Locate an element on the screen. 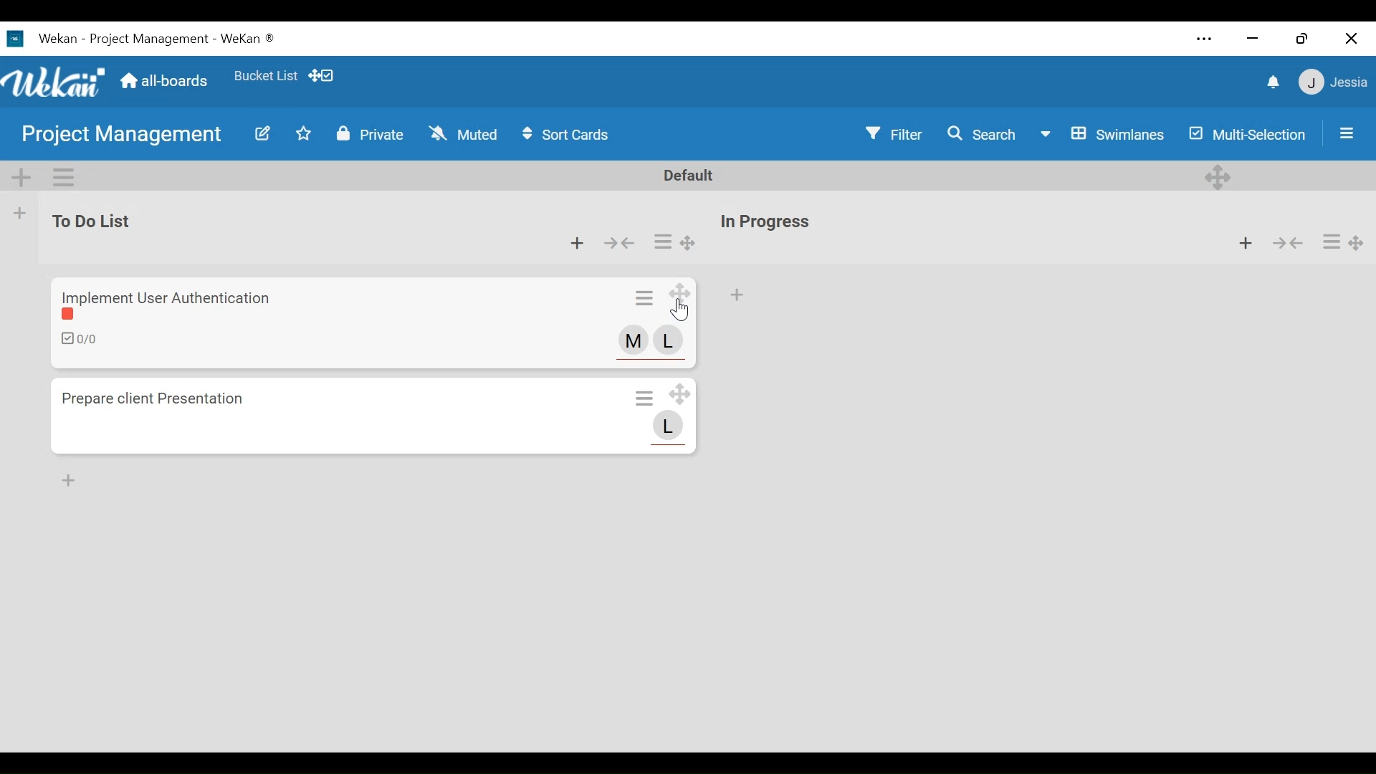 The width and height of the screenshot is (1376, 774). Checklist is located at coordinates (80, 338).